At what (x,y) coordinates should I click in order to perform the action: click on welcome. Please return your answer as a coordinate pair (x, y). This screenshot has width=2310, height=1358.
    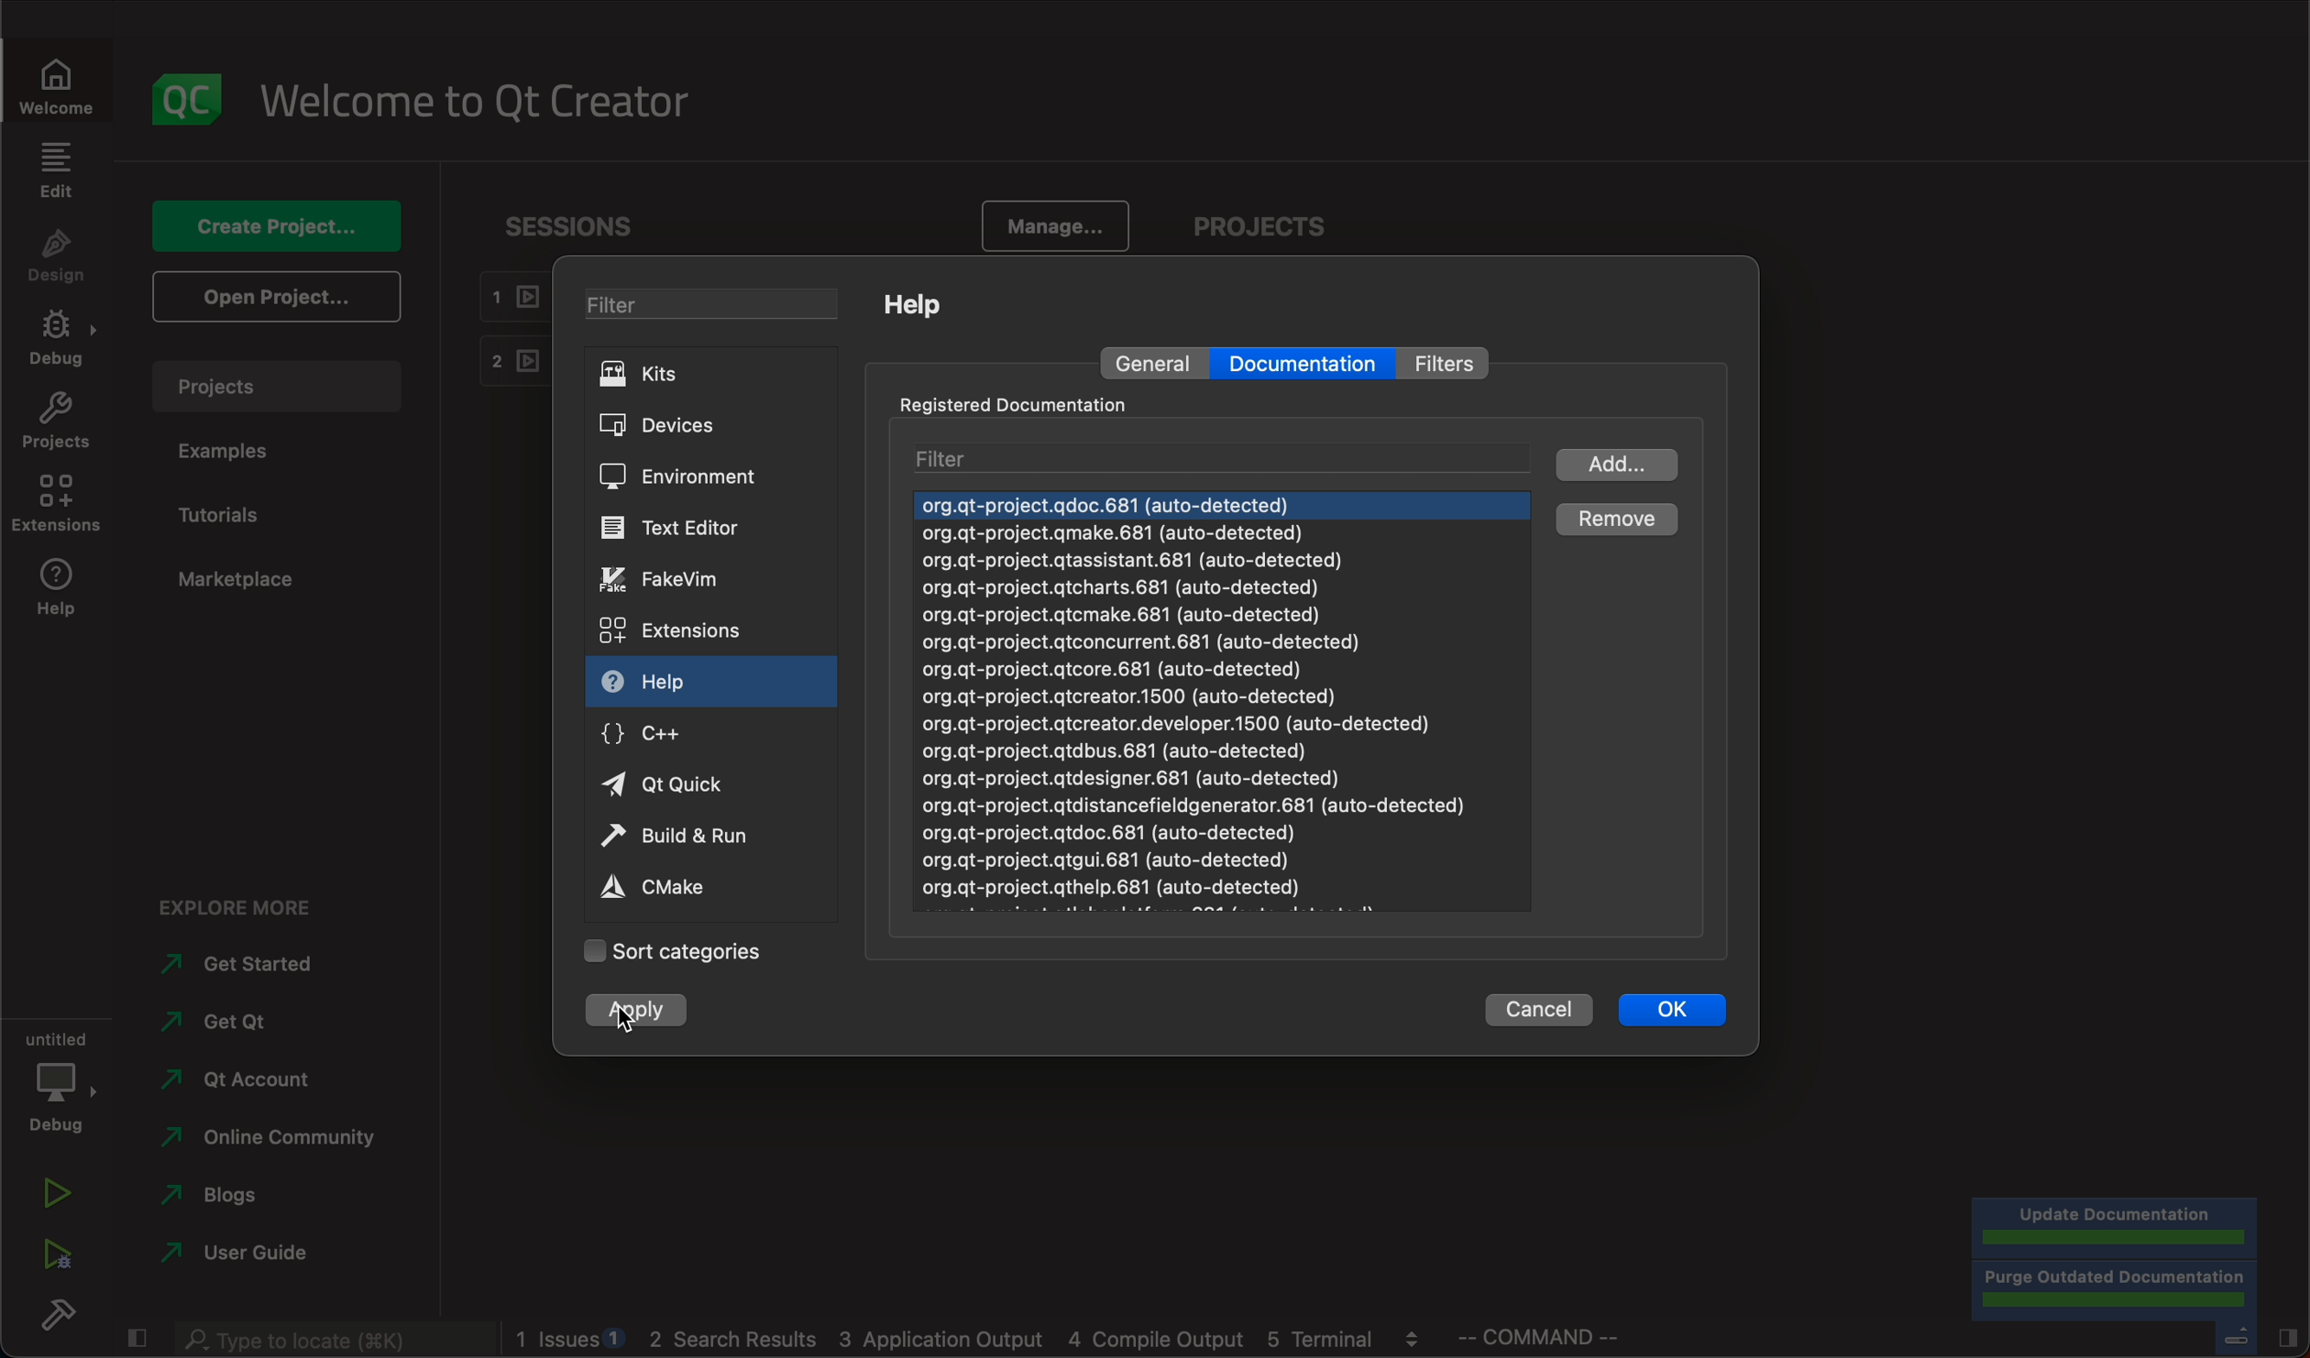
    Looking at the image, I should click on (54, 92).